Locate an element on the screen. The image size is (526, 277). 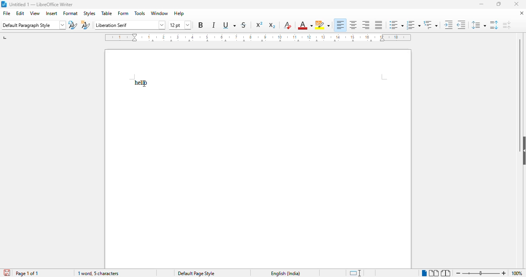
zoom factor is located at coordinates (517, 273).